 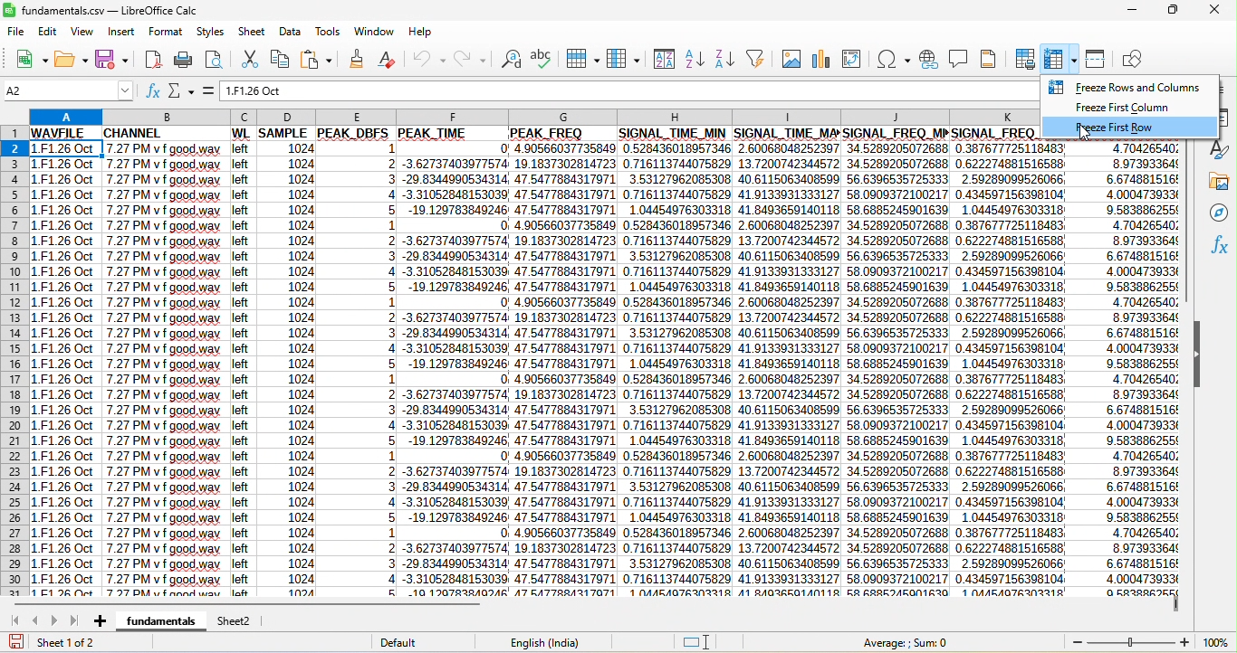 I want to click on comment, so click(x=963, y=59).